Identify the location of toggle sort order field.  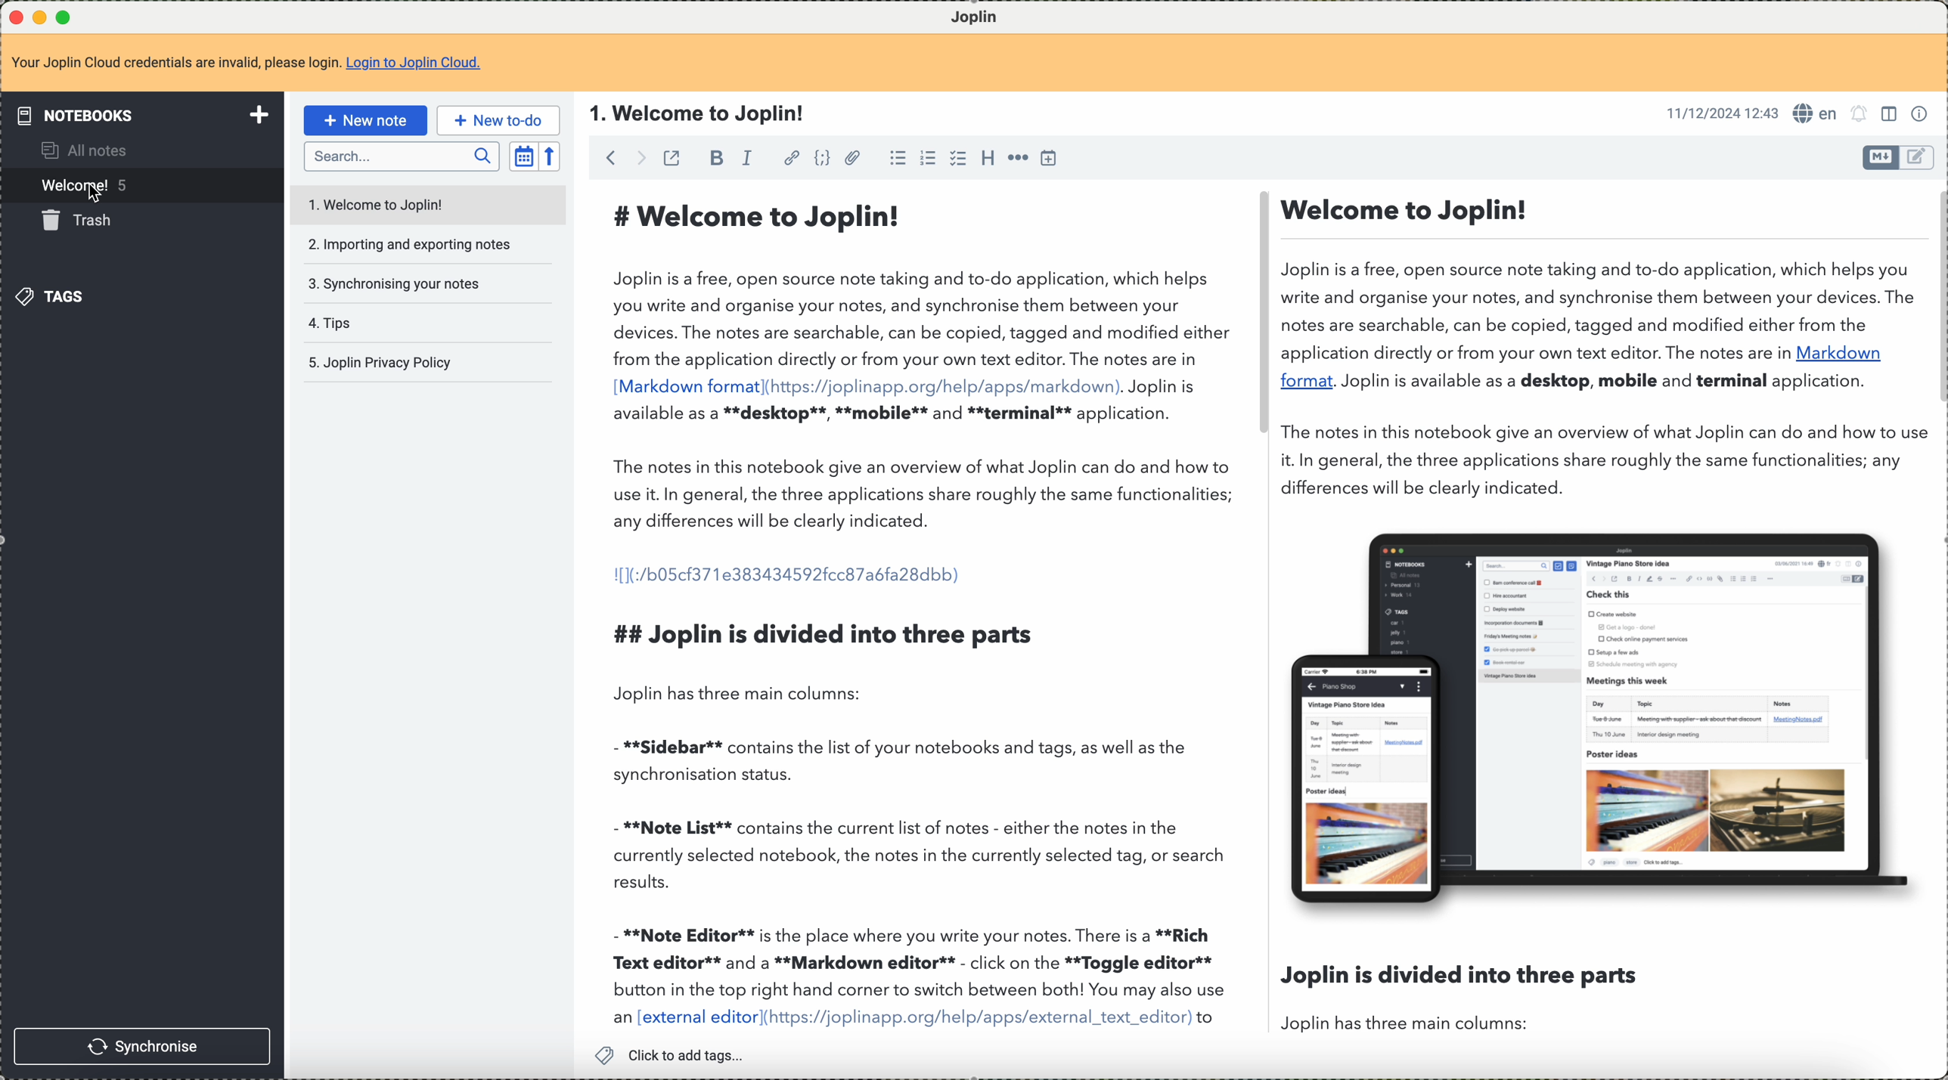
(523, 156).